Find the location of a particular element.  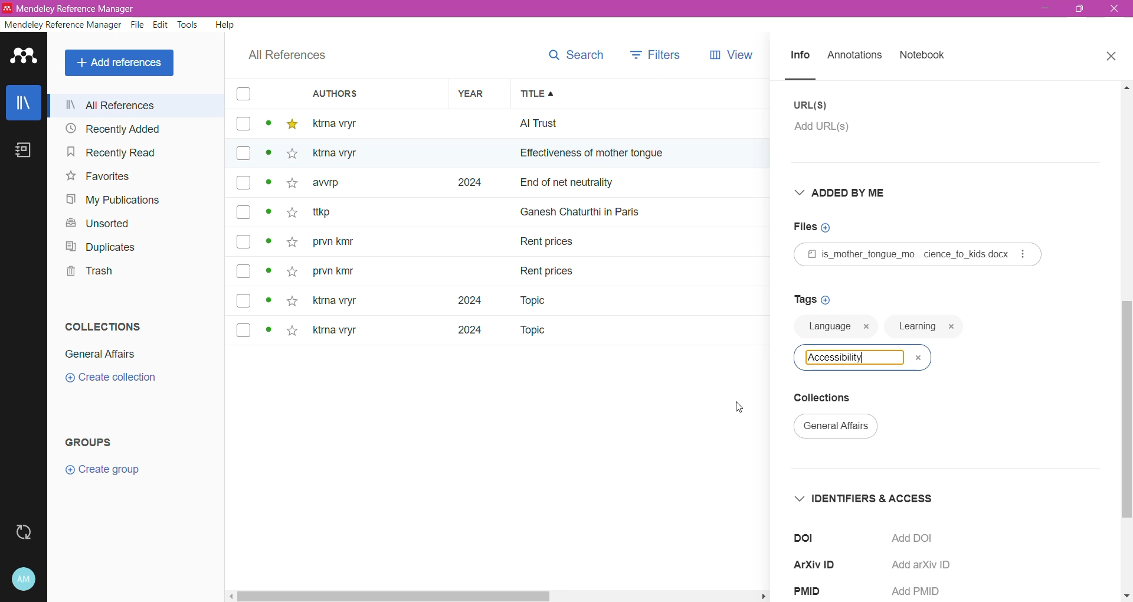

Last sync is located at coordinates (23, 532).